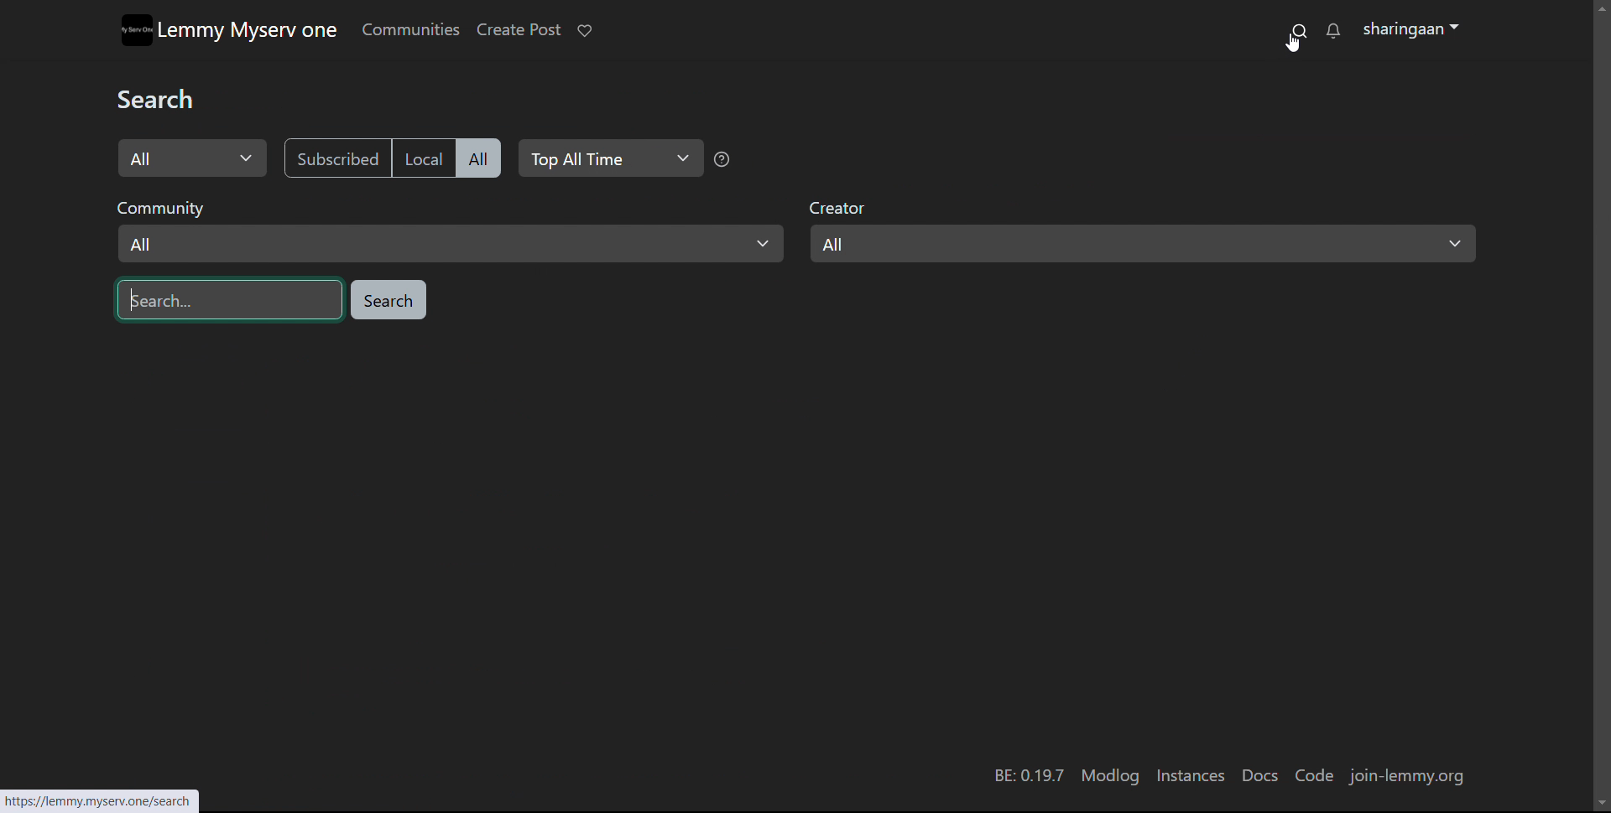  I want to click on search, so click(1298, 29).